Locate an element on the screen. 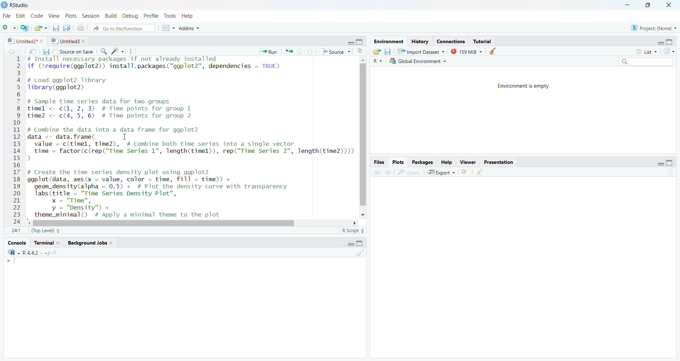 This screenshot has width=680, height=361. Search is located at coordinates (645, 61).